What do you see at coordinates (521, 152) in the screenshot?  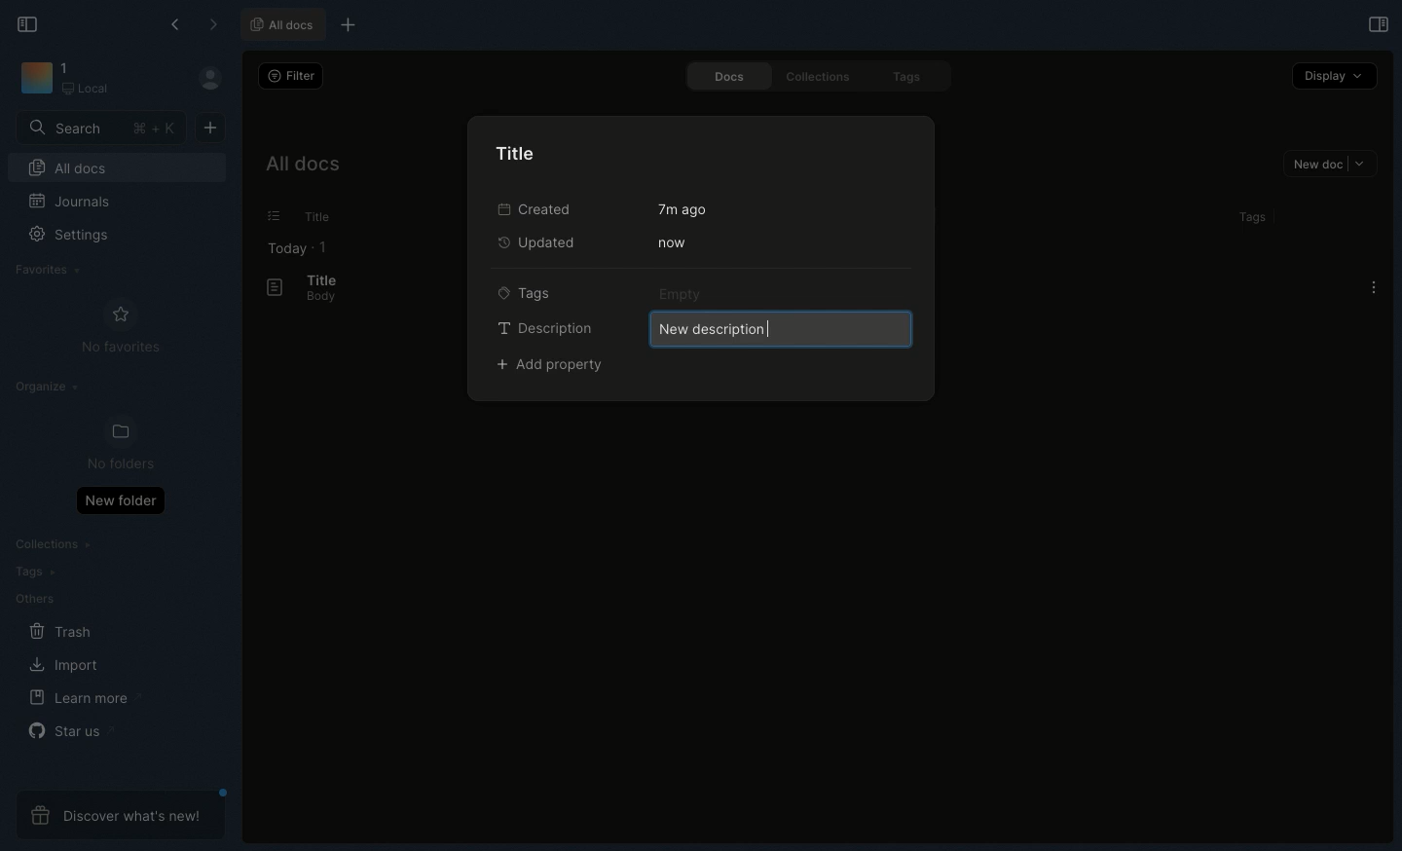 I see `Title` at bounding box center [521, 152].